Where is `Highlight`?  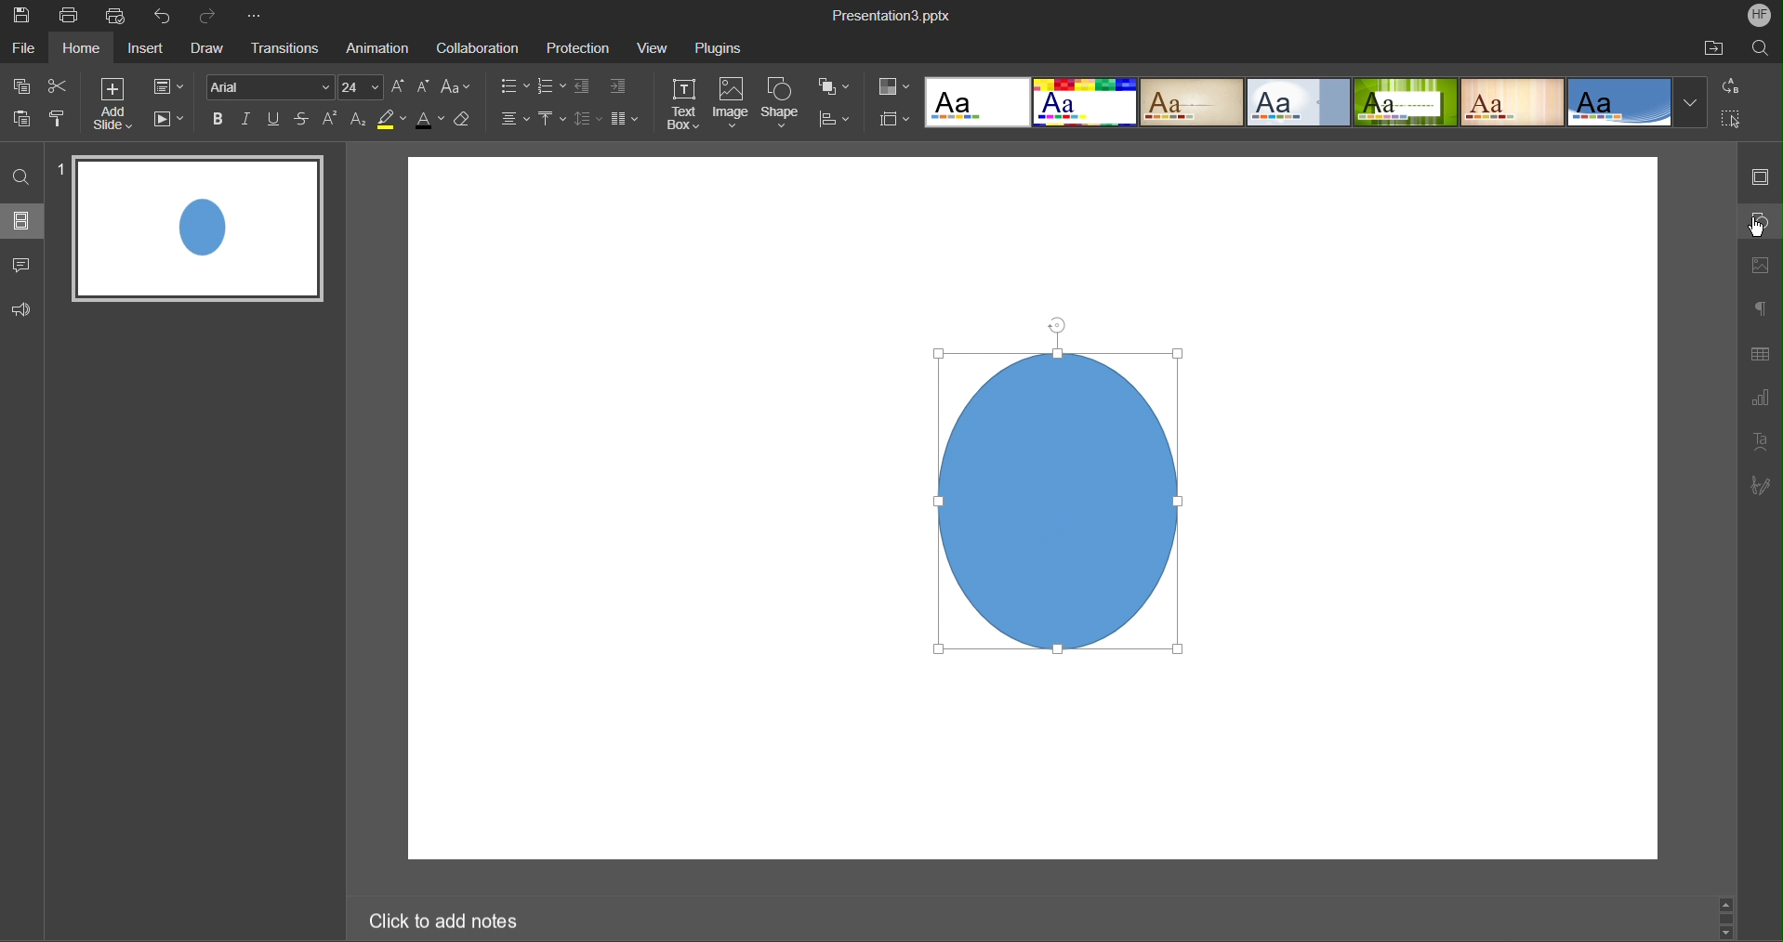 Highlight is located at coordinates (391, 123).